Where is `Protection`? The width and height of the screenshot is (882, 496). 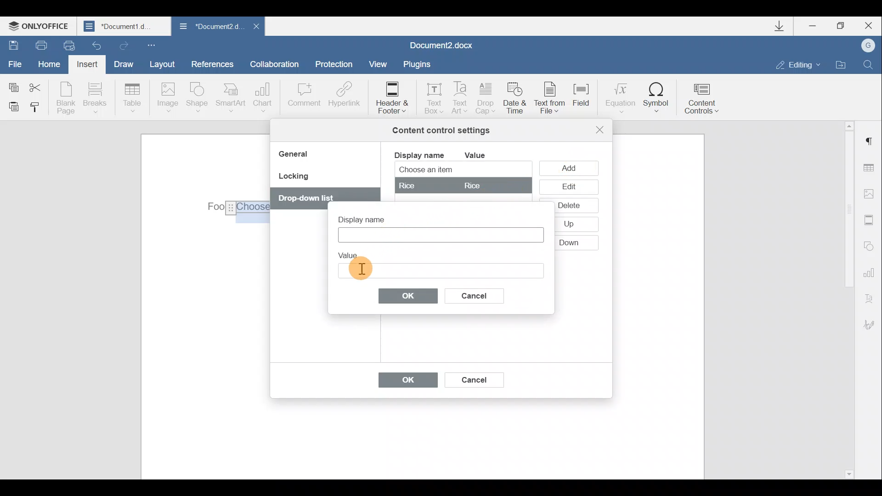 Protection is located at coordinates (336, 65).